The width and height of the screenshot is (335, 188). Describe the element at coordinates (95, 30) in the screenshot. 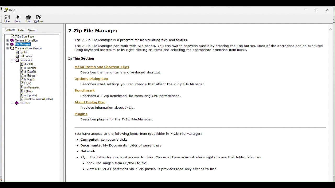

I see `7 zip file manager help` at that location.